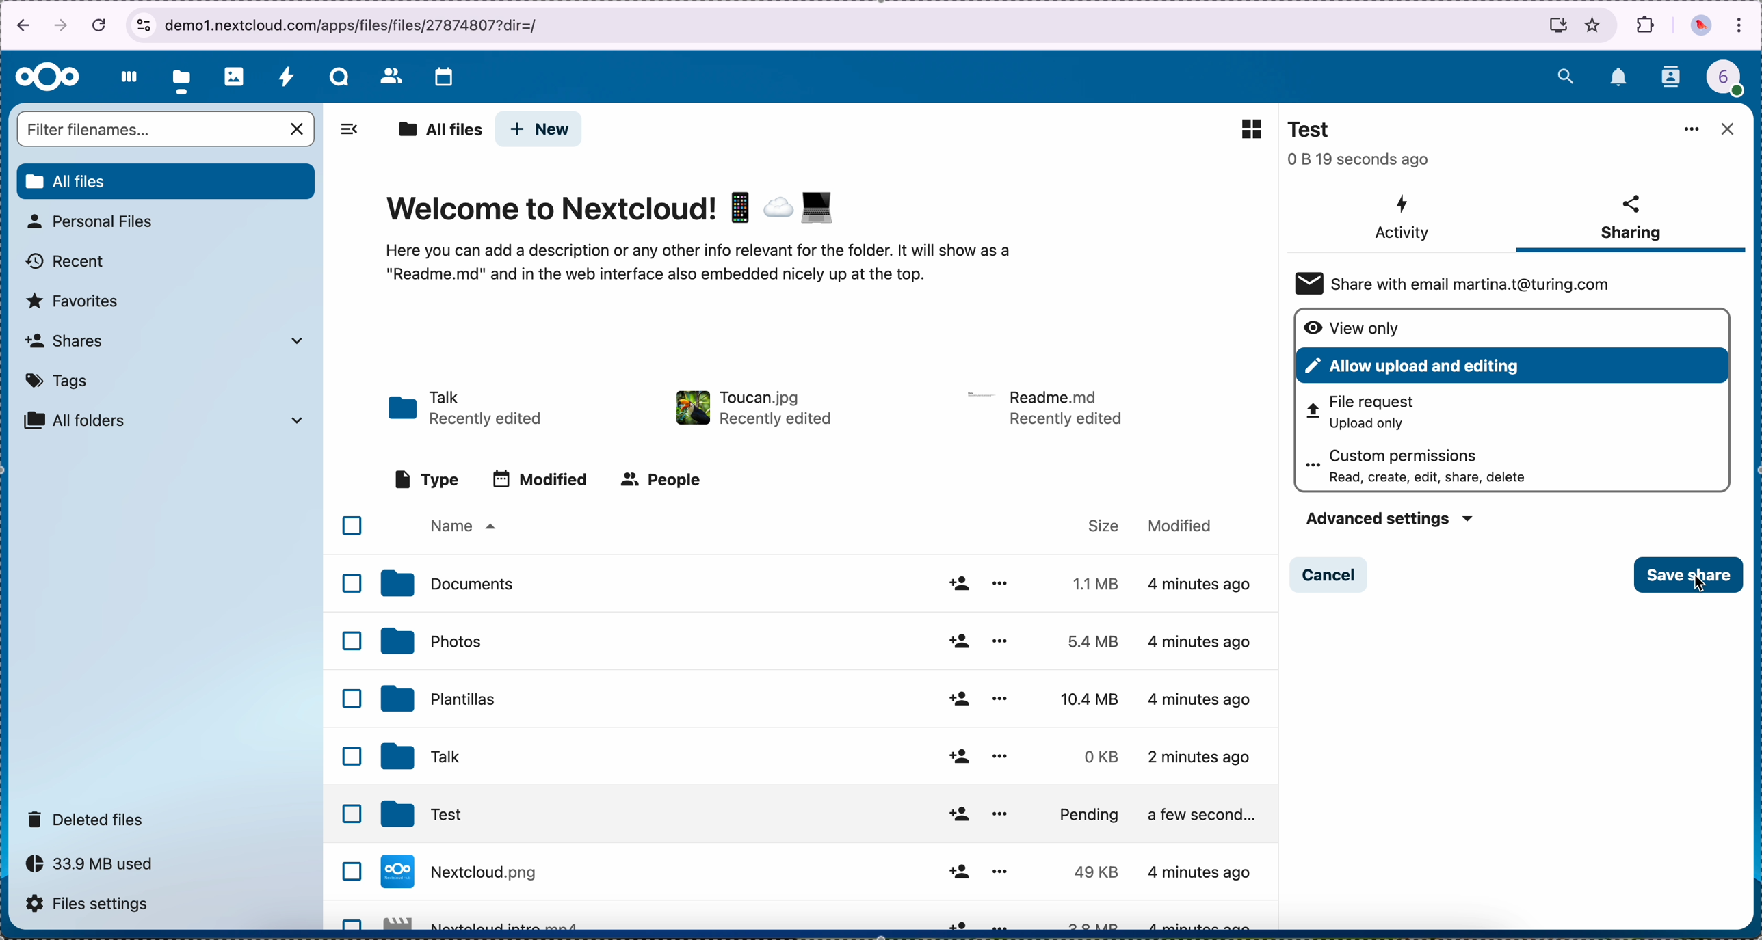 Image resolution: width=1762 pixels, height=940 pixels. What do you see at coordinates (1740, 27) in the screenshot?
I see `customize and control Google Chrome` at bounding box center [1740, 27].